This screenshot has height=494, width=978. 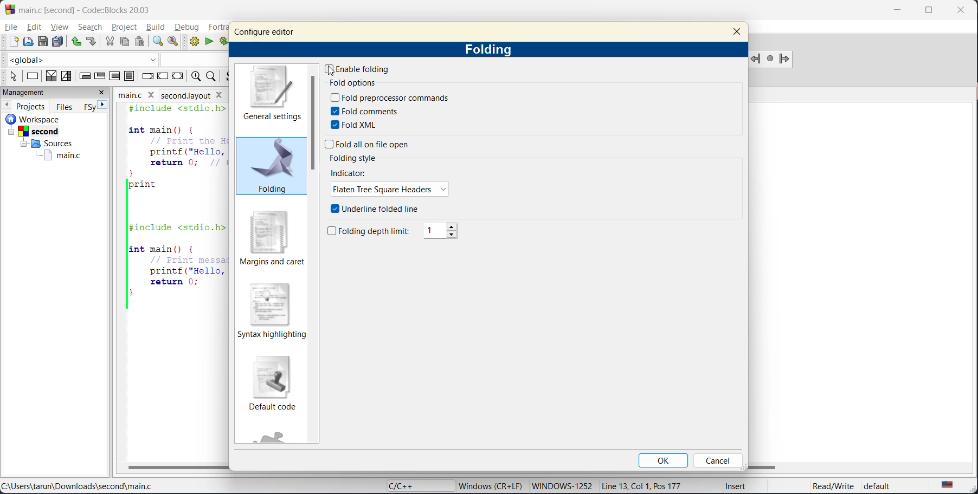 What do you see at coordinates (78, 487) in the screenshot?
I see `file location` at bounding box center [78, 487].